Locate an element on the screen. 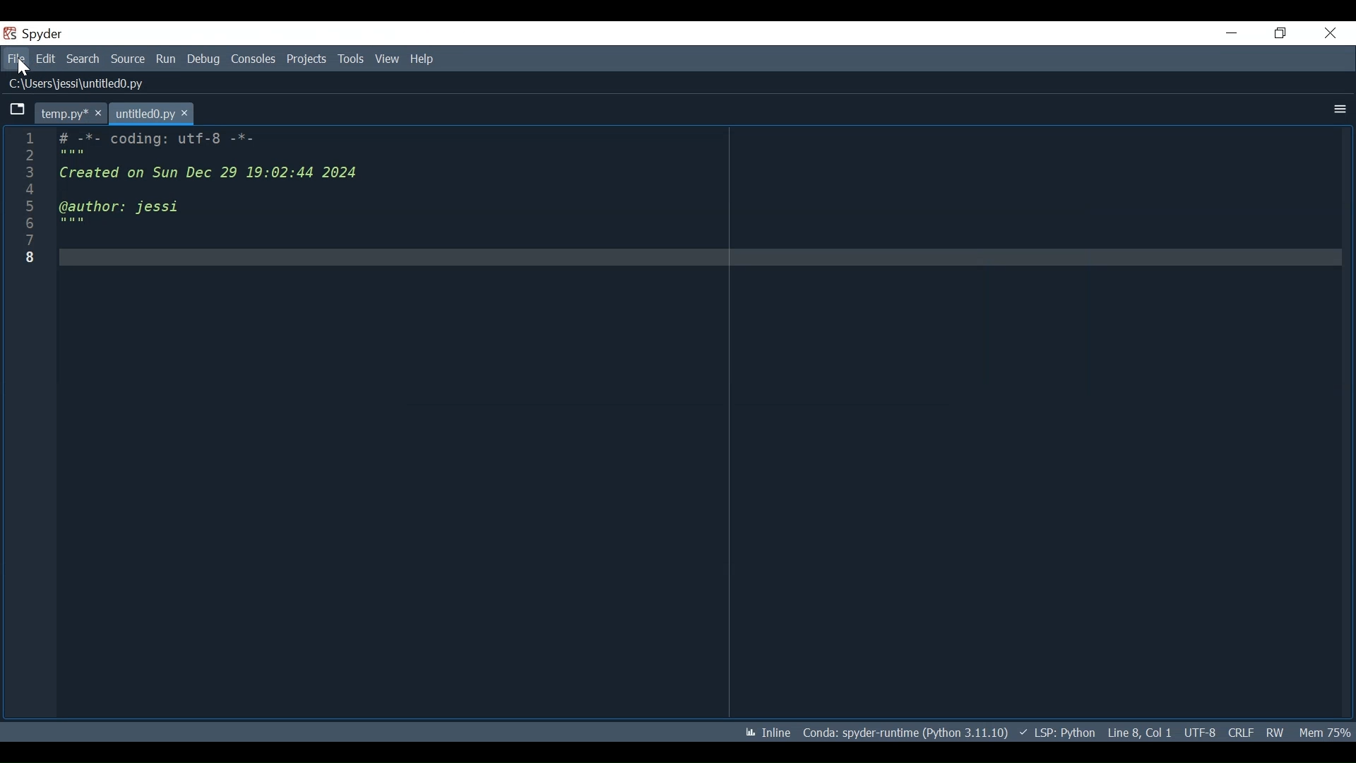 This screenshot has width=1356, height=763. Tools is located at coordinates (351, 59).